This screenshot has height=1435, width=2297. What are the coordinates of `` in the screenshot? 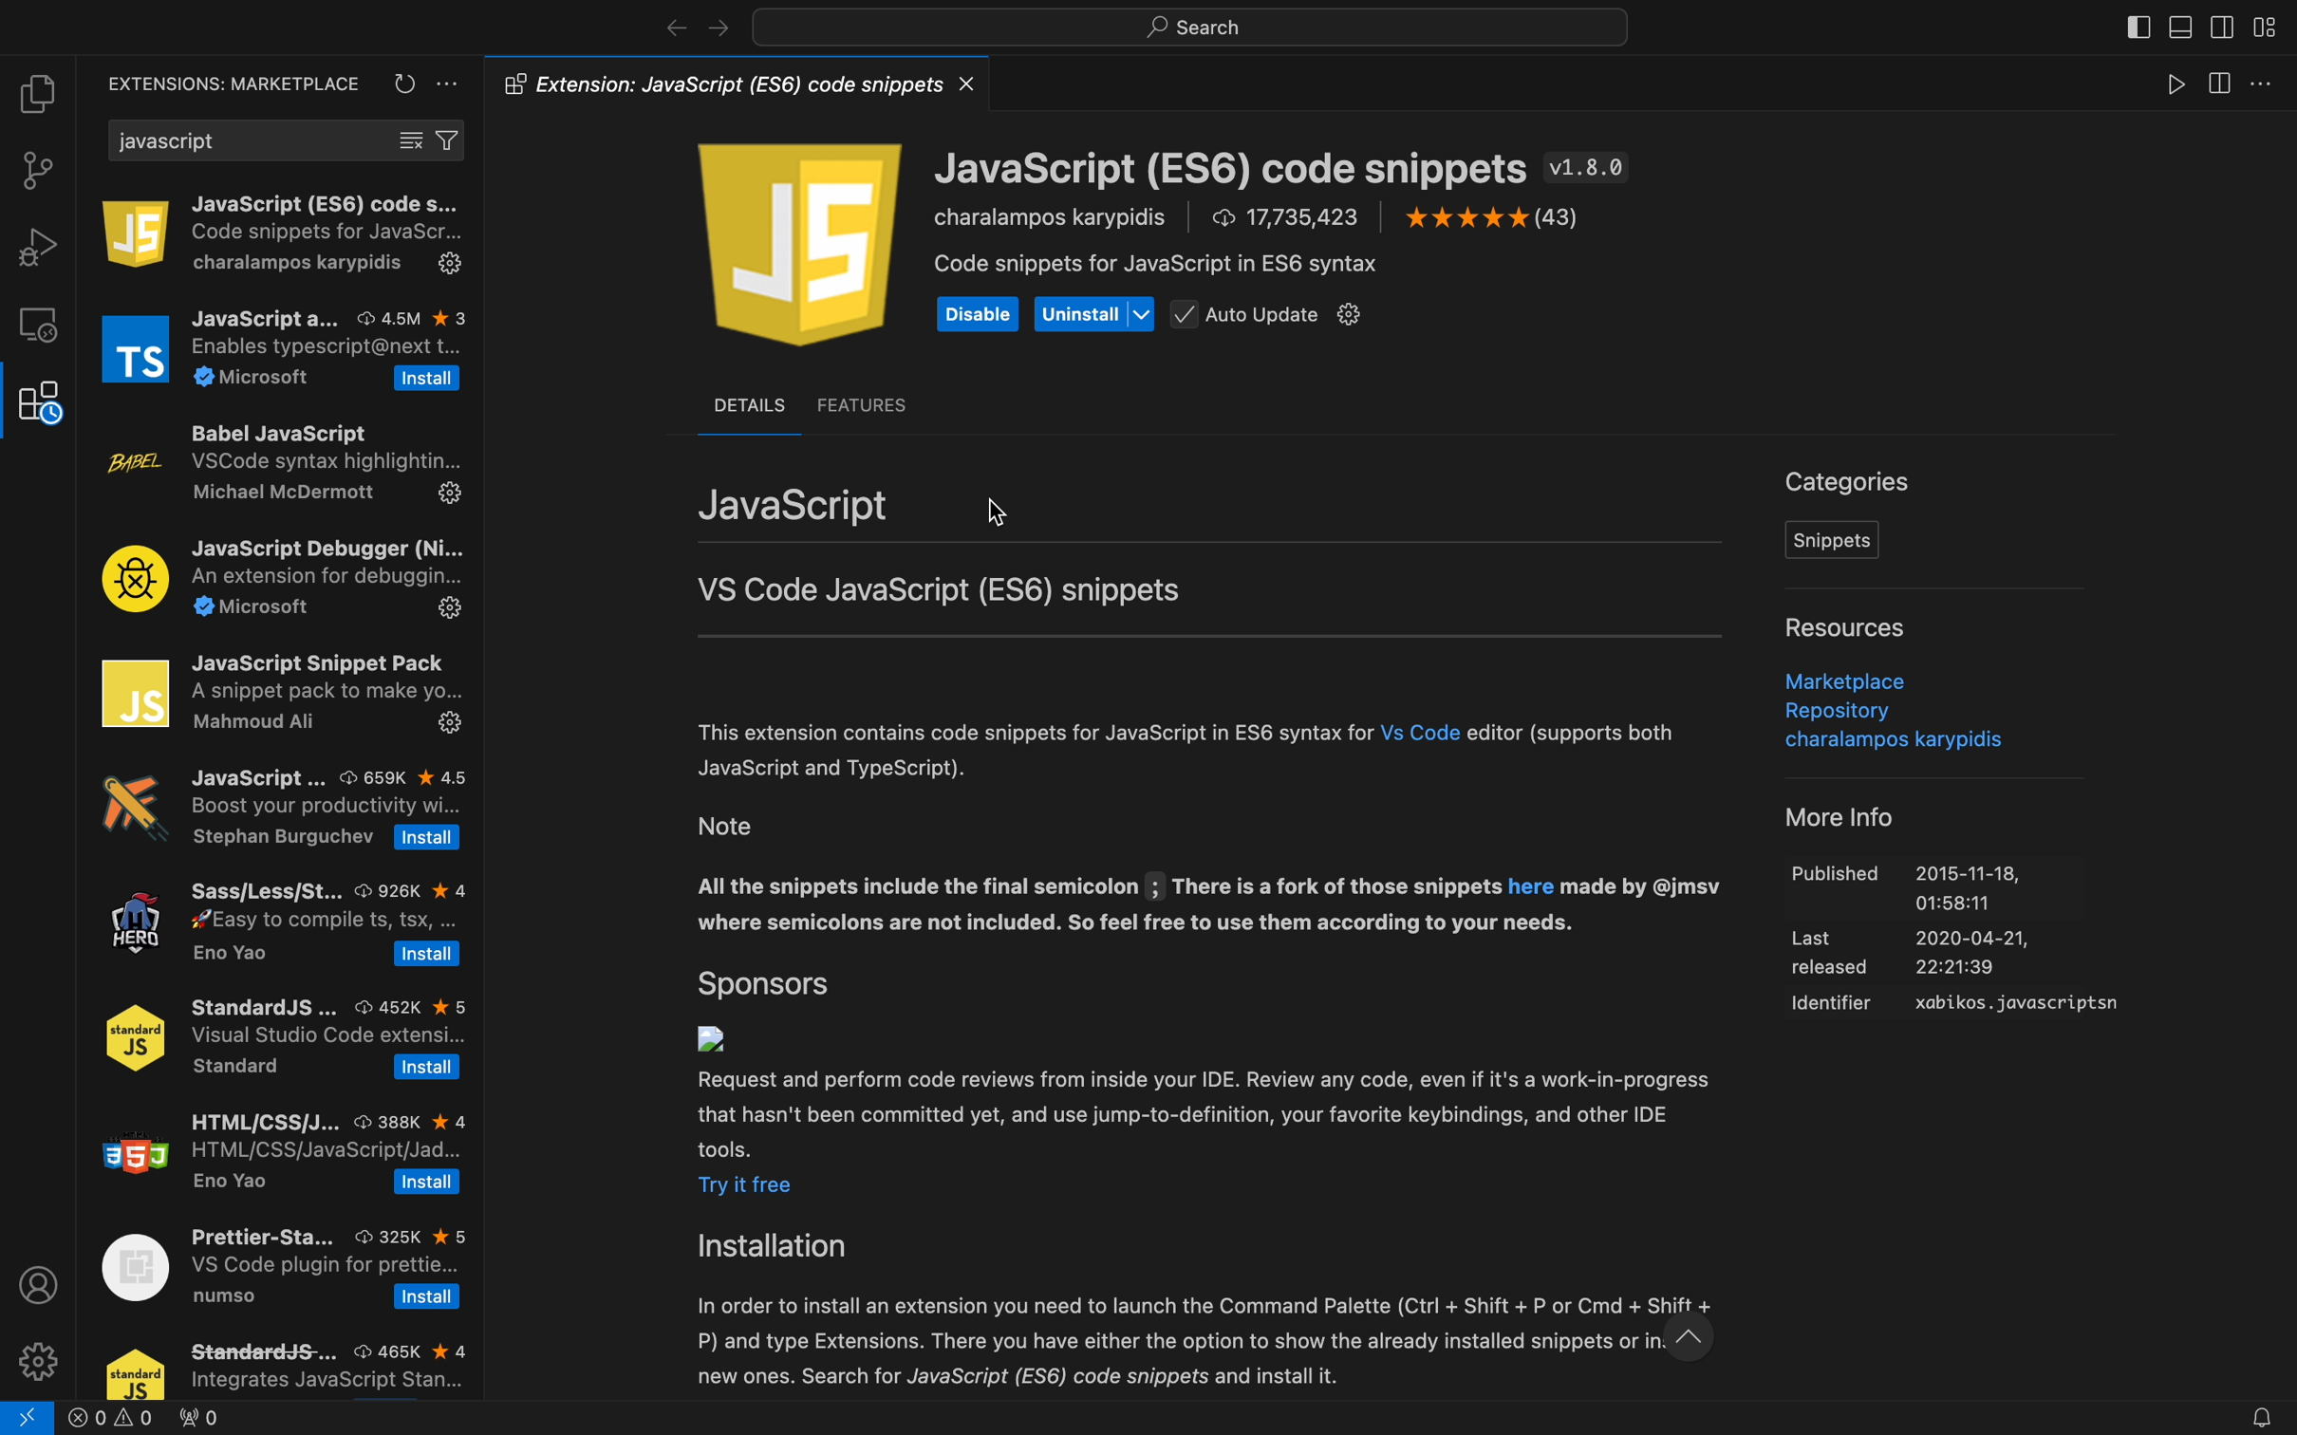 It's located at (1495, 220).